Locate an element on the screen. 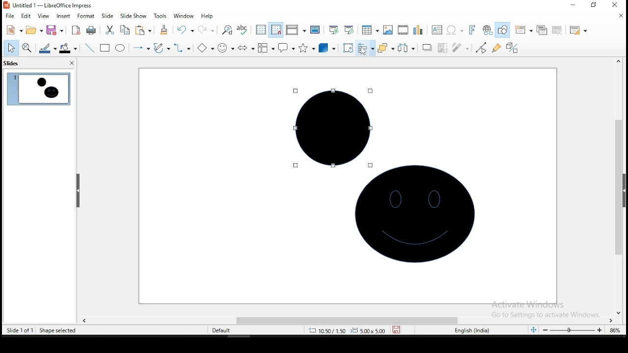 Image resolution: width=628 pixels, height=353 pixels. show draw functions is located at coordinates (504, 30).